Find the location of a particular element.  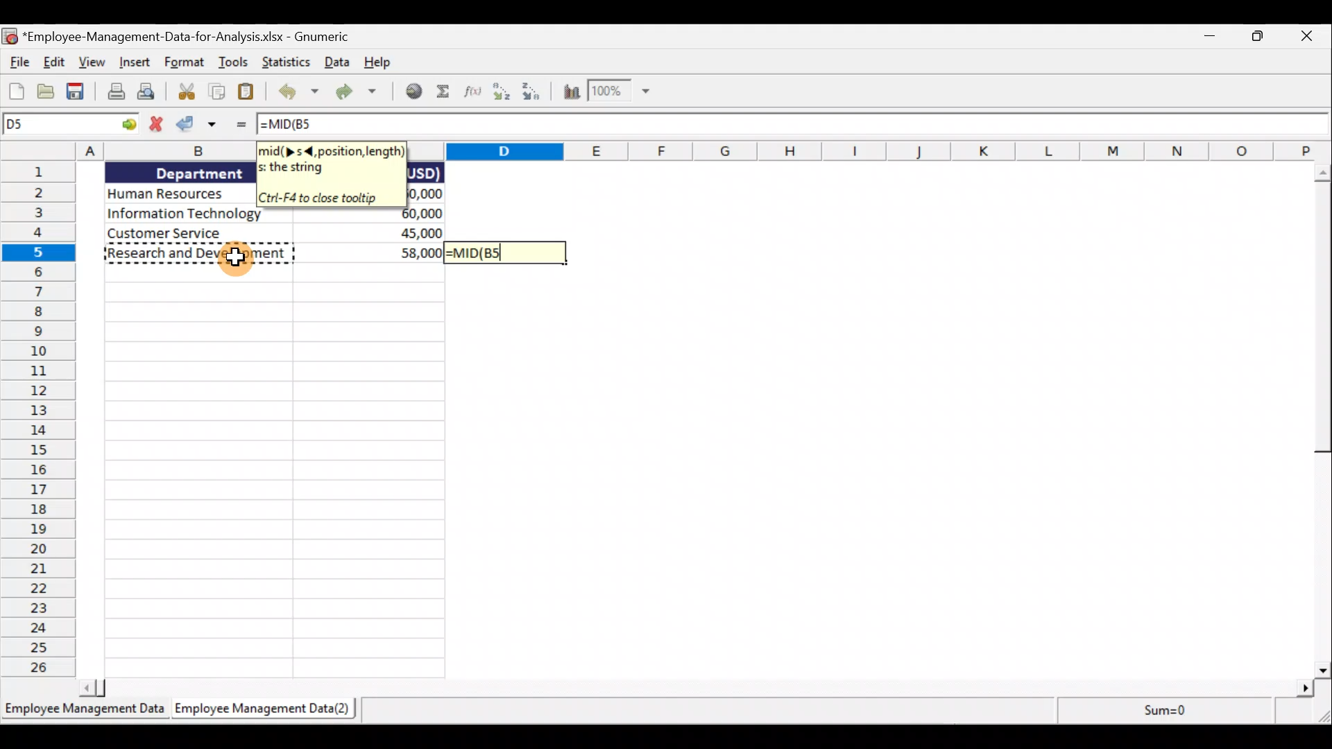

Document name is located at coordinates (180, 34).